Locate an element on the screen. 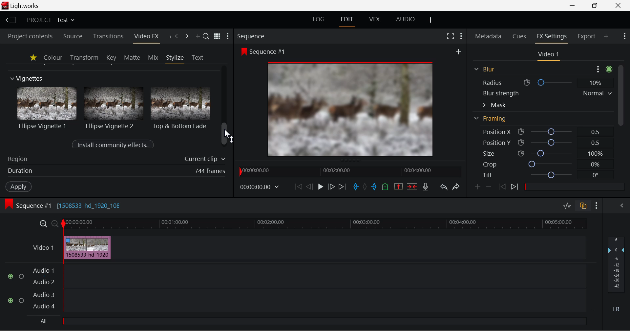 The height and width of the screenshot is (331, 630). Go Back is located at coordinates (309, 187).